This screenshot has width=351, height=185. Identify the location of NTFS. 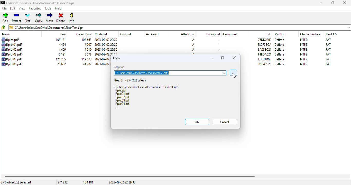
(304, 49).